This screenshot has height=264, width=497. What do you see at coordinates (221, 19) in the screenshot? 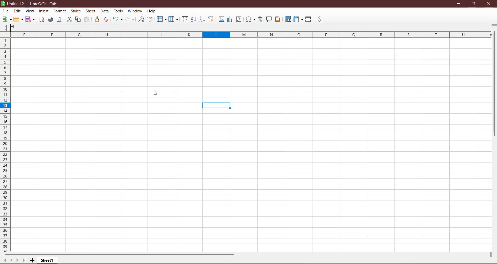
I see `Insert Image` at bounding box center [221, 19].